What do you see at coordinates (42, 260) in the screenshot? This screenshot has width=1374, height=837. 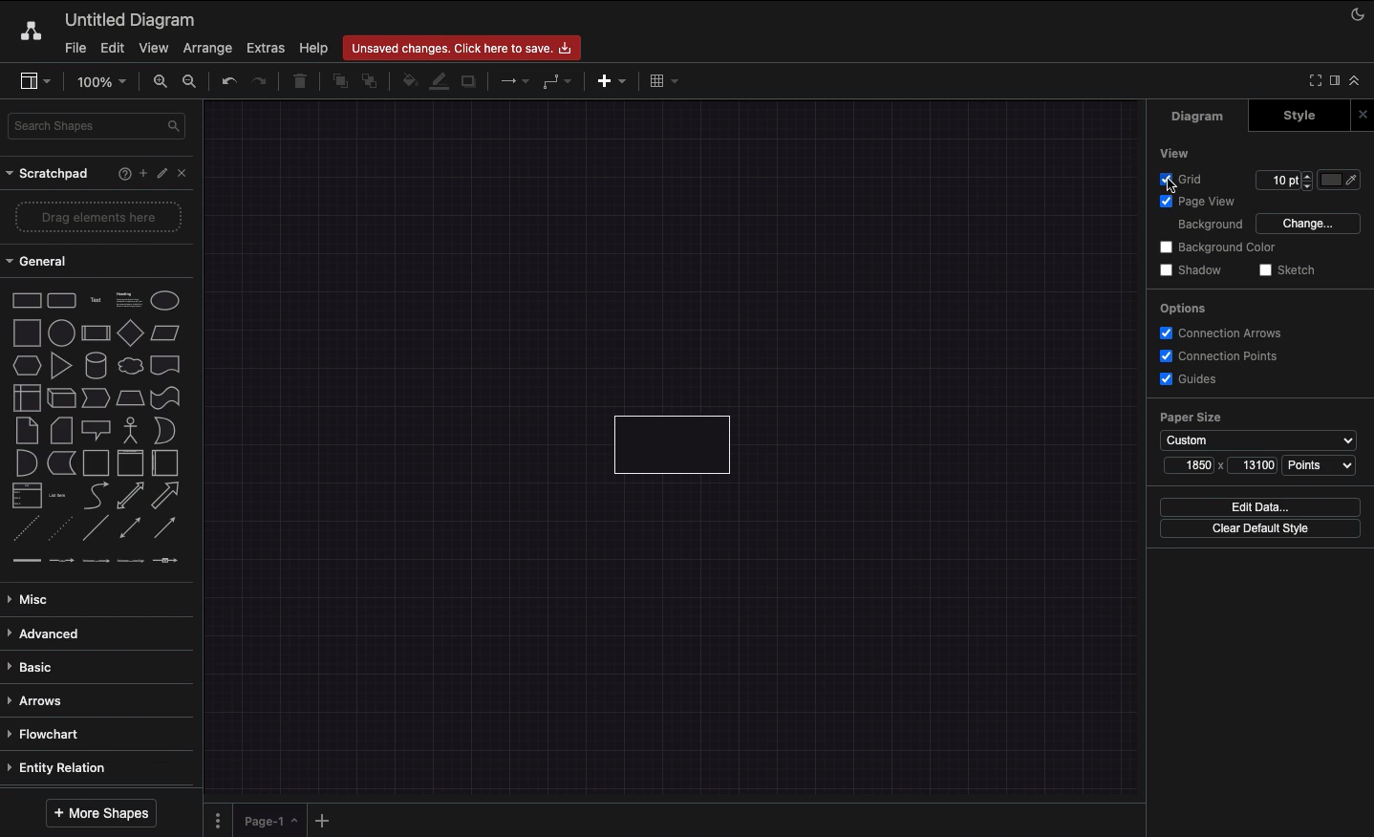 I see `General` at bounding box center [42, 260].